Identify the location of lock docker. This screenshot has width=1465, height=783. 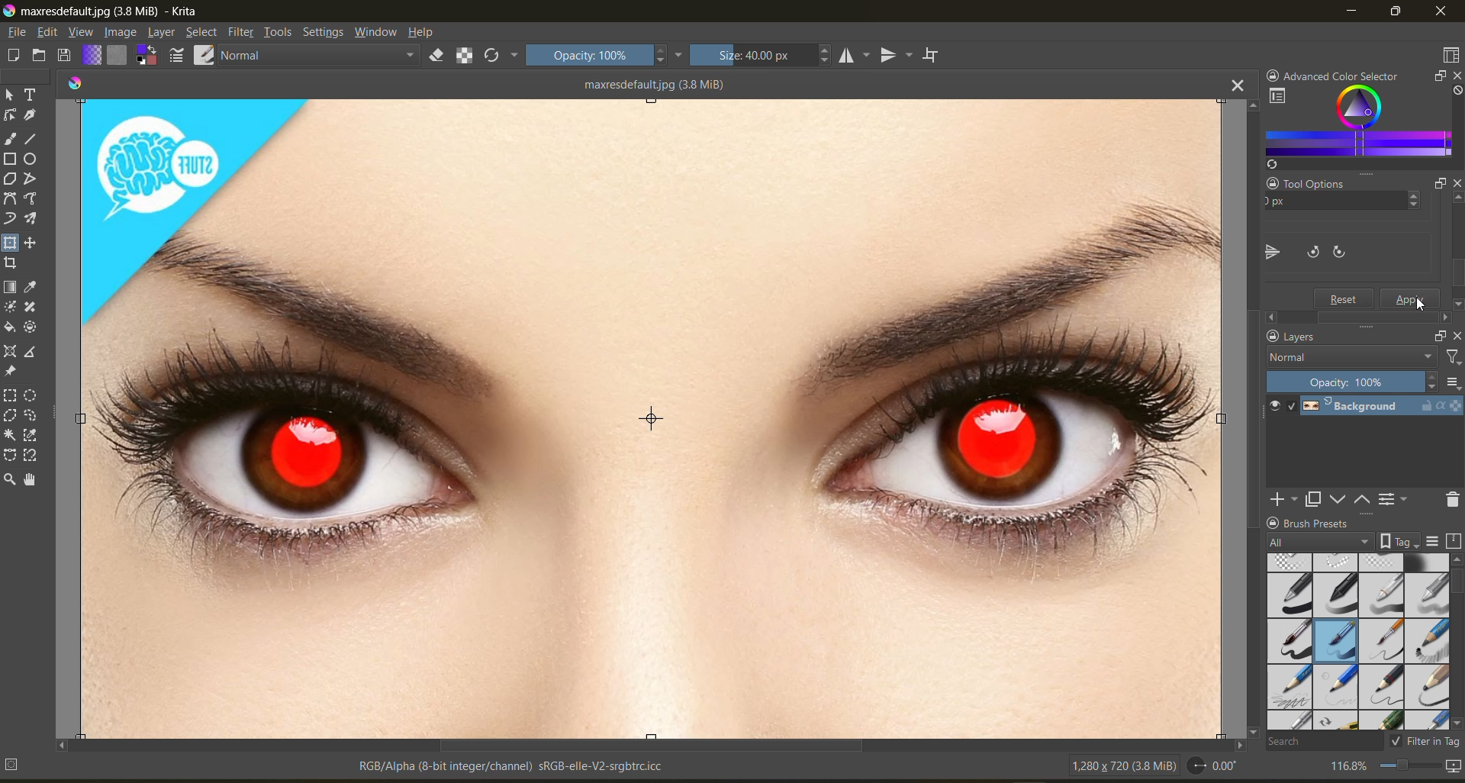
(1270, 72).